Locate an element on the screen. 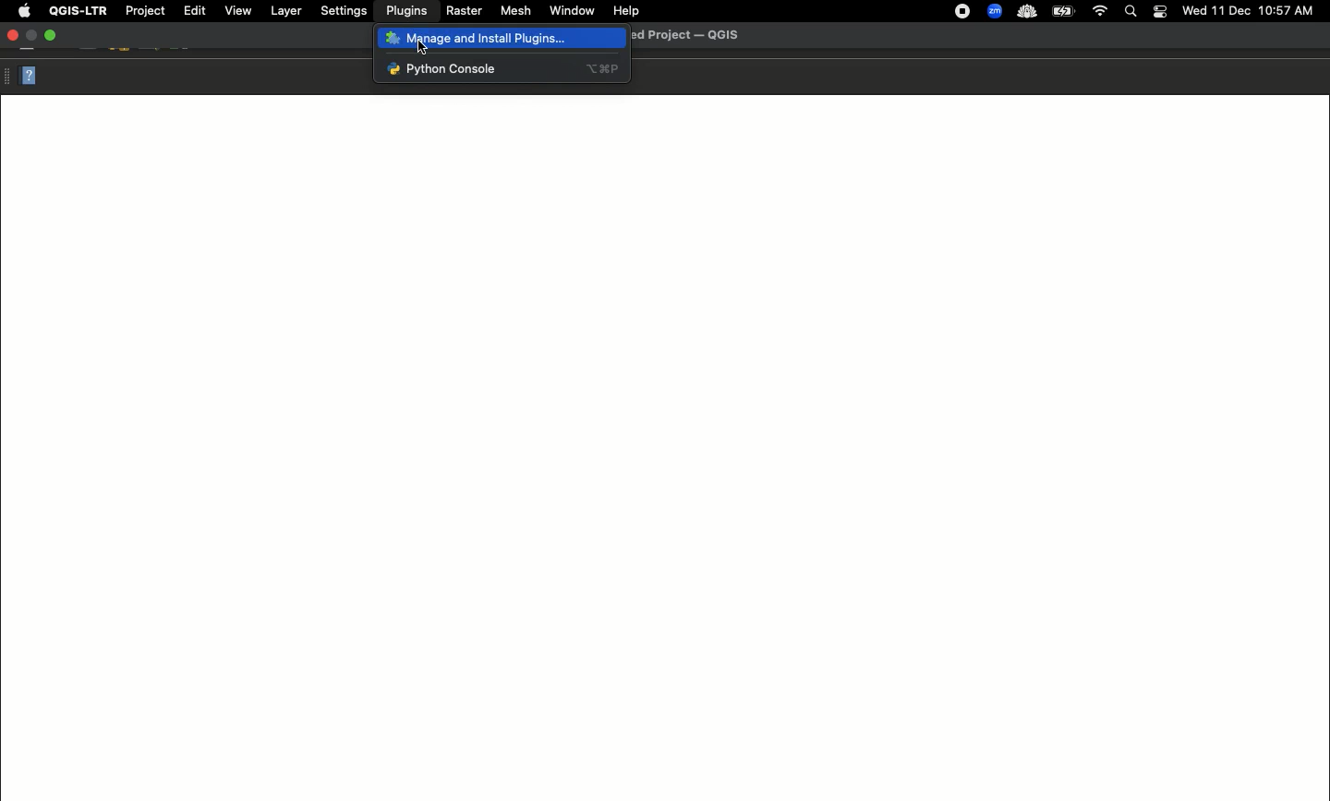  Python console is located at coordinates (499, 69).